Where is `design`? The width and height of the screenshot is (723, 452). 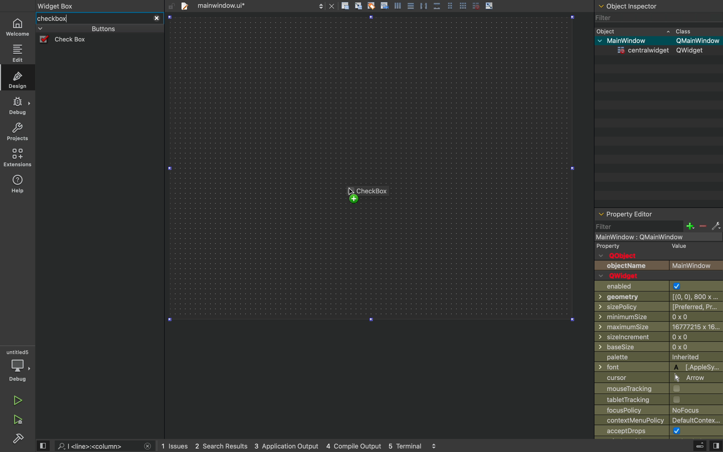 design is located at coordinates (18, 79).